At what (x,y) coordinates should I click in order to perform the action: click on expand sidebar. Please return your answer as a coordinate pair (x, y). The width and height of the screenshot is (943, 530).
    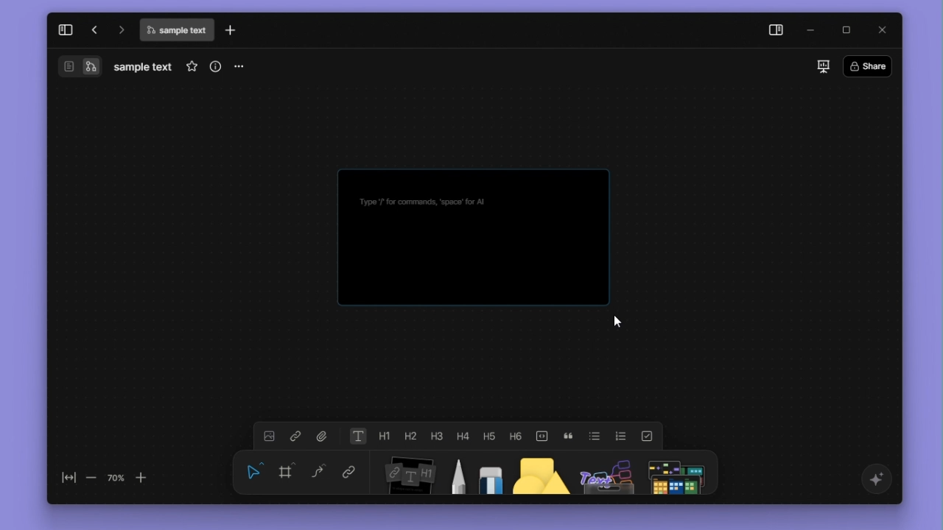
    Looking at the image, I should click on (64, 28).